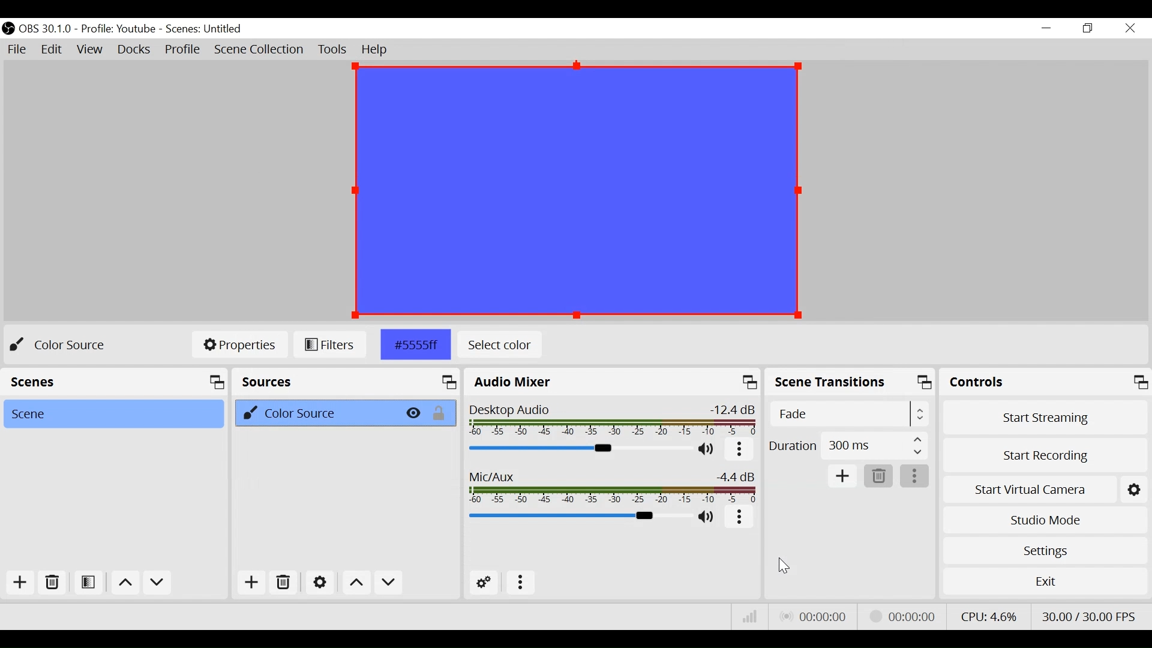 This screenshot has height=648, width=1152. Describe the element at coordinates (1046, 551) in the screenshot. I see `Settings` at that location.